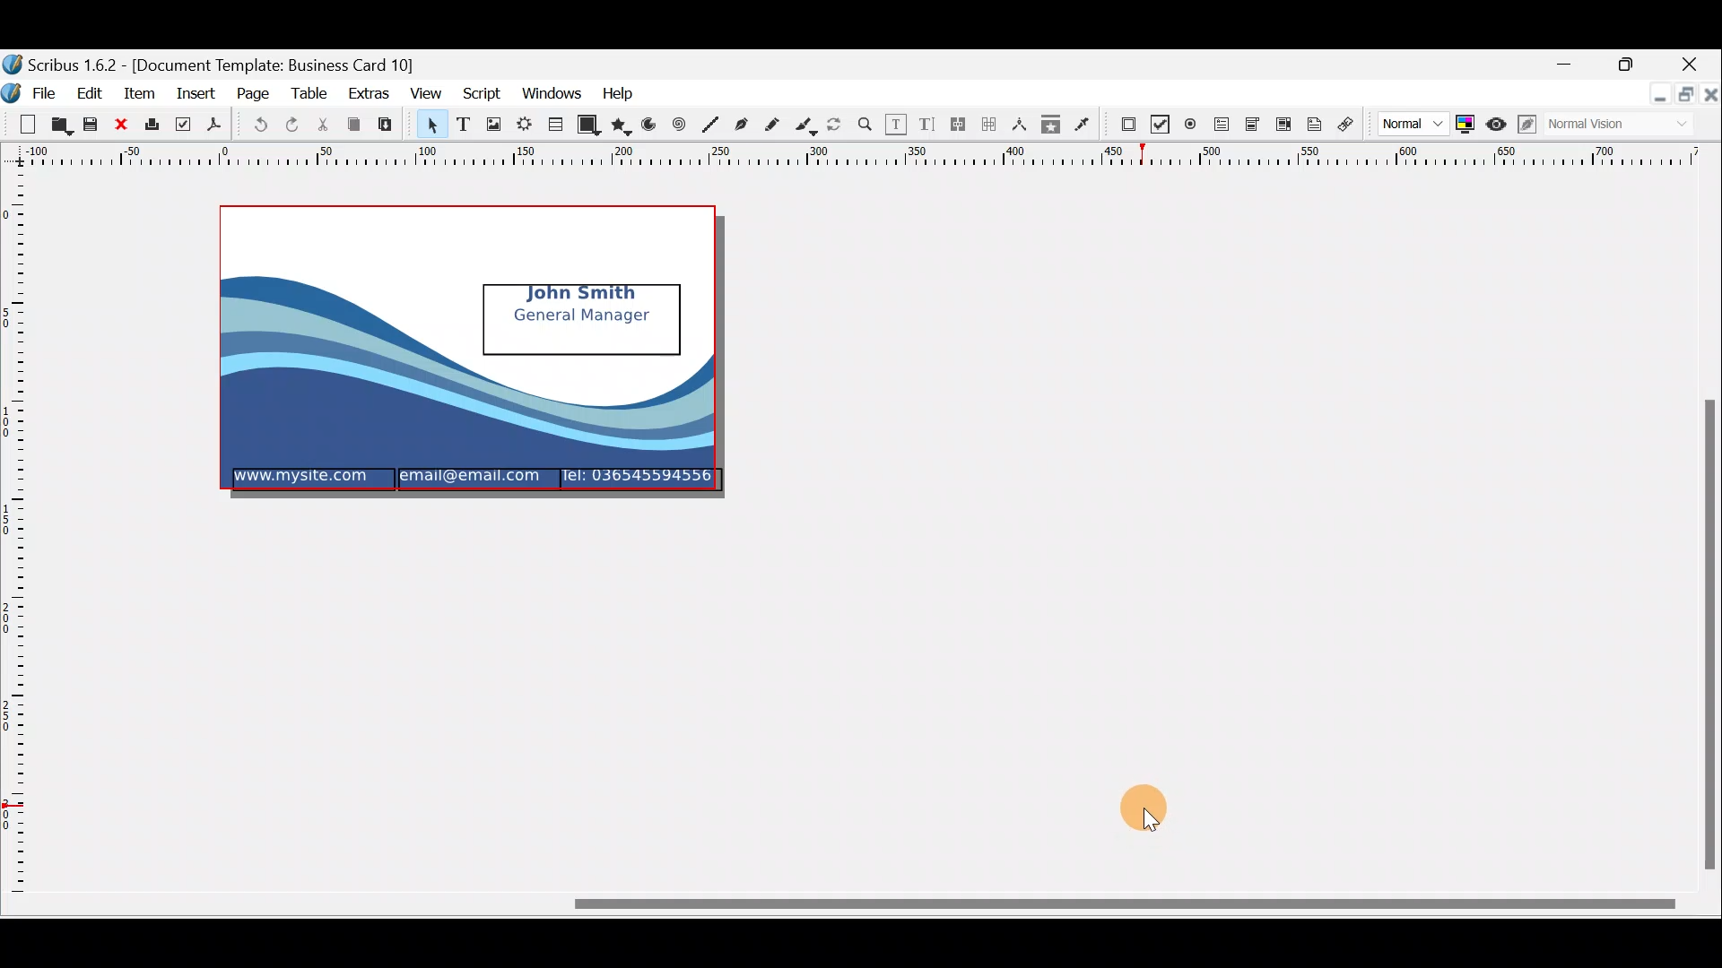  I want to click on Open, so click(58, 124).